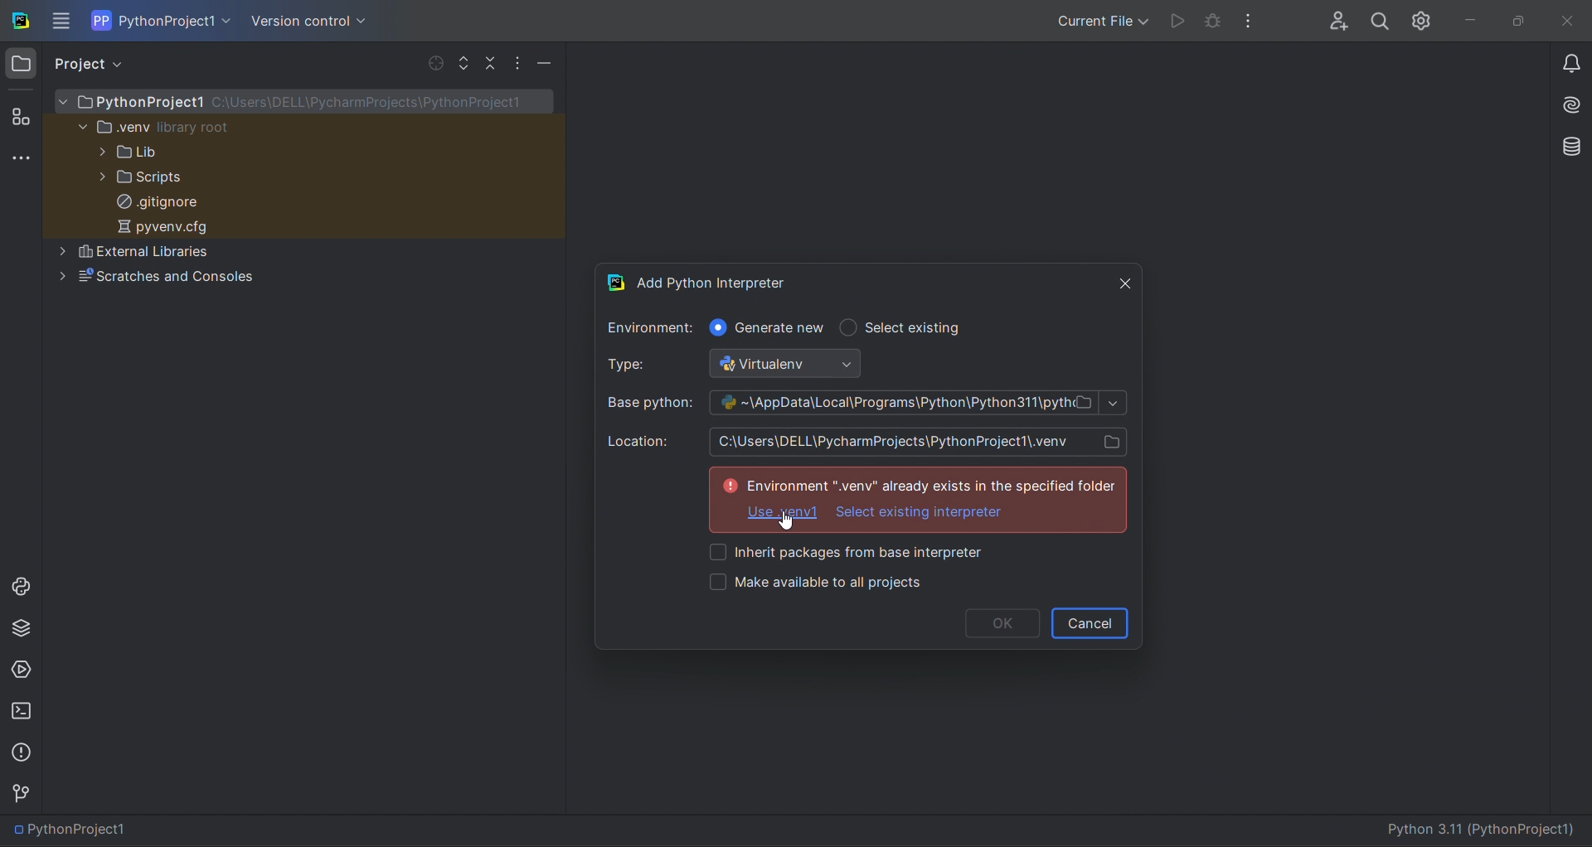 The height and width of the screenshot is (847, 1592). What do you see at coordinates (465, 60) in the screenshot?
I see `expand file` at bounding box center [465, 60].